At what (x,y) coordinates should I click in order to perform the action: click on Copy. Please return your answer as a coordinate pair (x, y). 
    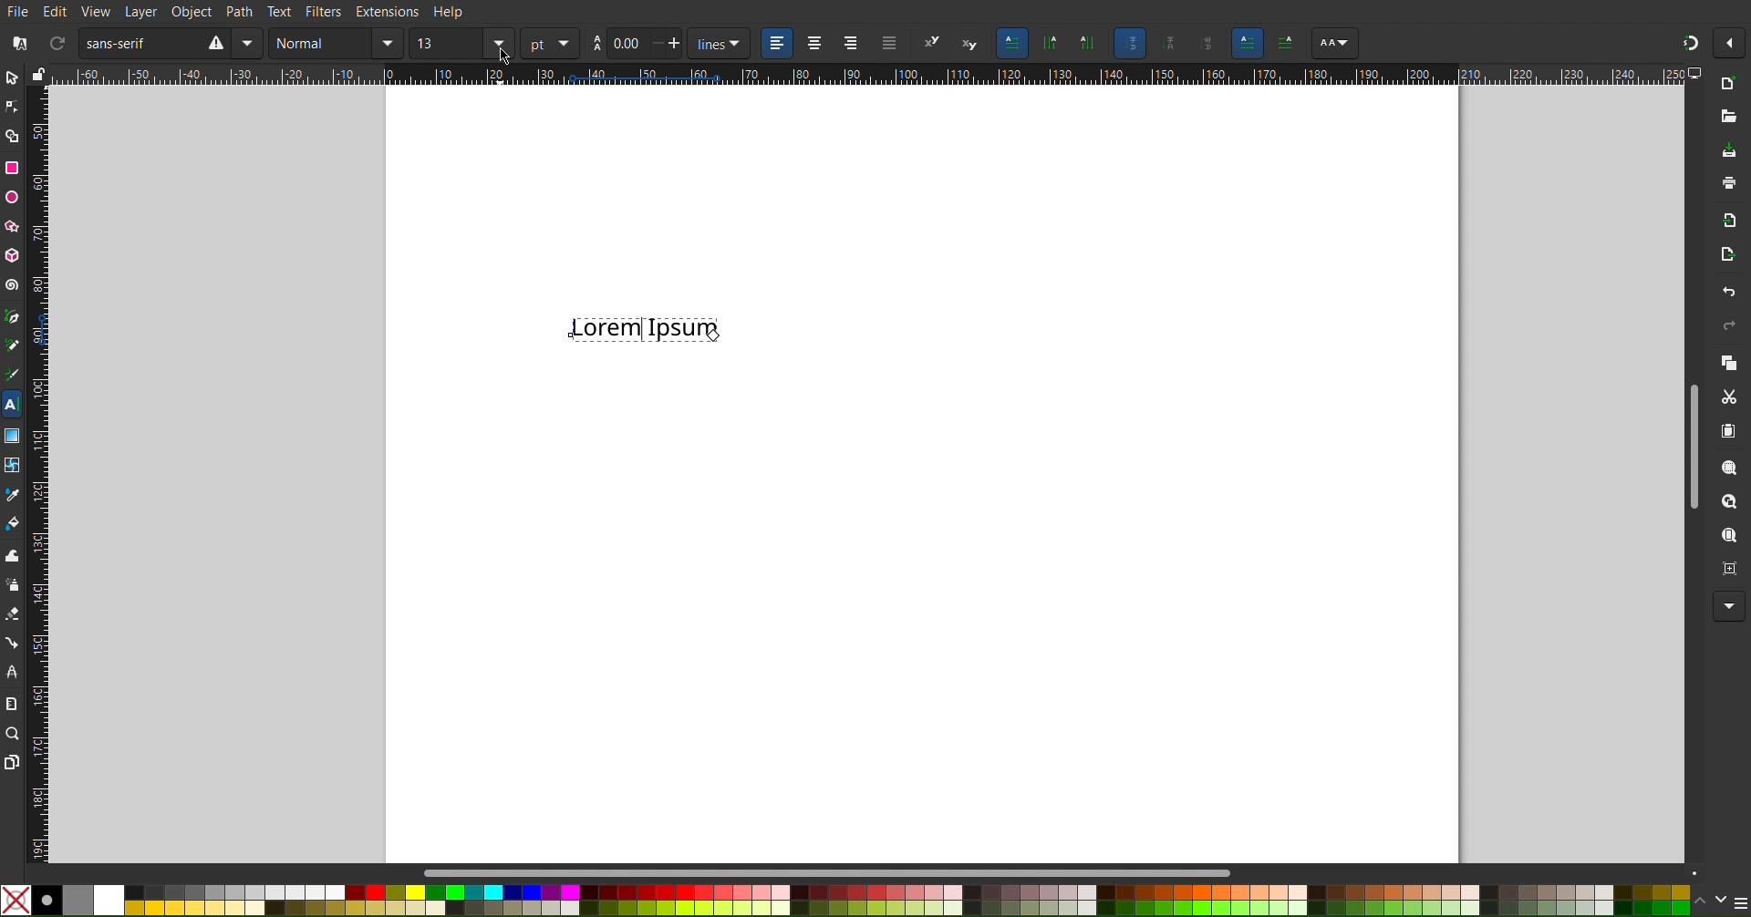
    Looking at the image, I should click on (1728, 362).